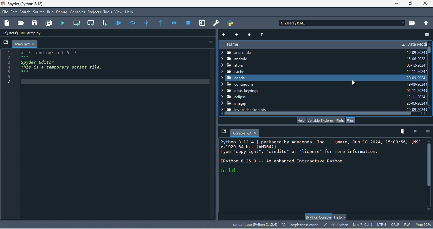 The image size is (433, 229). What do you see at coordinates (131, 12) in the screenshot?
I see `help` at bounding box center [131, 12].